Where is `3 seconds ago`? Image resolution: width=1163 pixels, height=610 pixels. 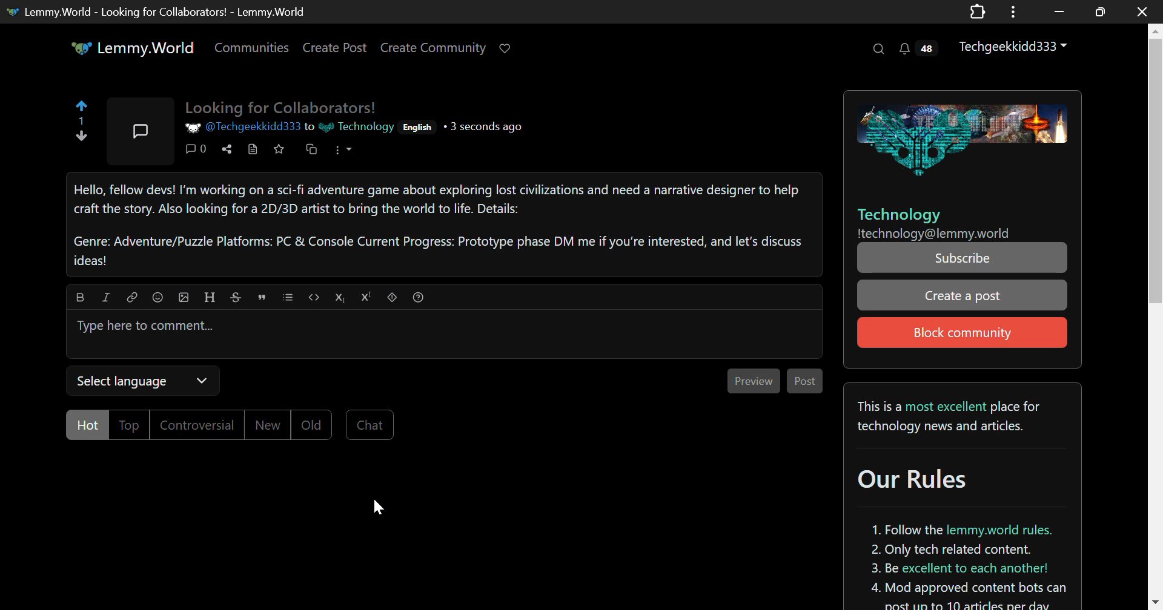
3 seconds ago is located at coordinates (487, 127).